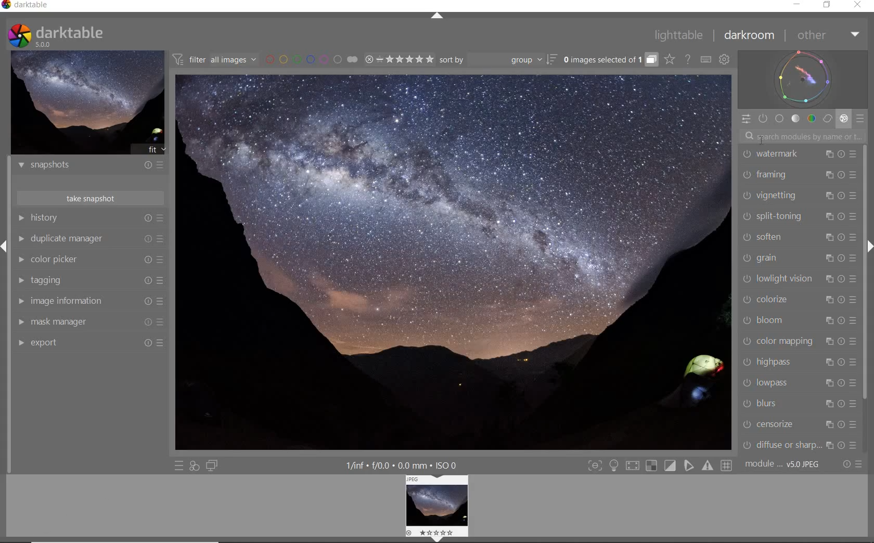 This screenshot has width=874, height=543. I want to click on SELECTED IMAGE, so click(454, 262).